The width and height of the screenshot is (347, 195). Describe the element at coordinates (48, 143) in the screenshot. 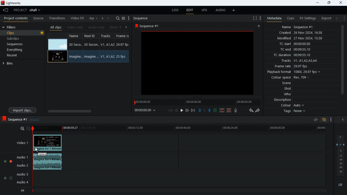

I see `video clip inserted into timeline` at that location.